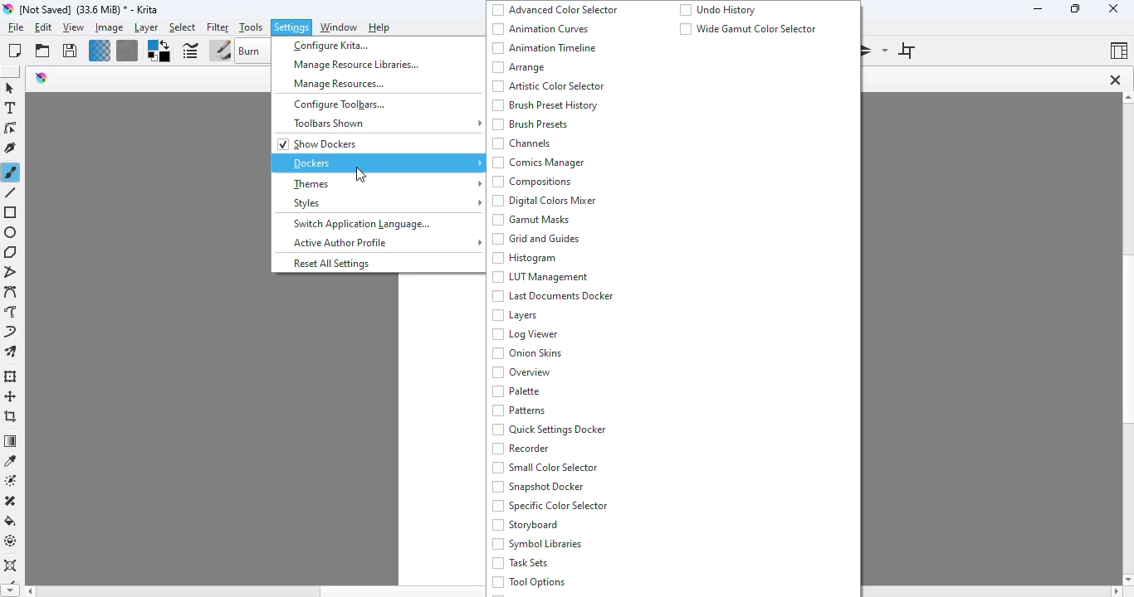 The image size is (1134, 597). What do you see at coordinates (146, 28) in the screenshot?
I see `layer` at bounding box center [146, 28].